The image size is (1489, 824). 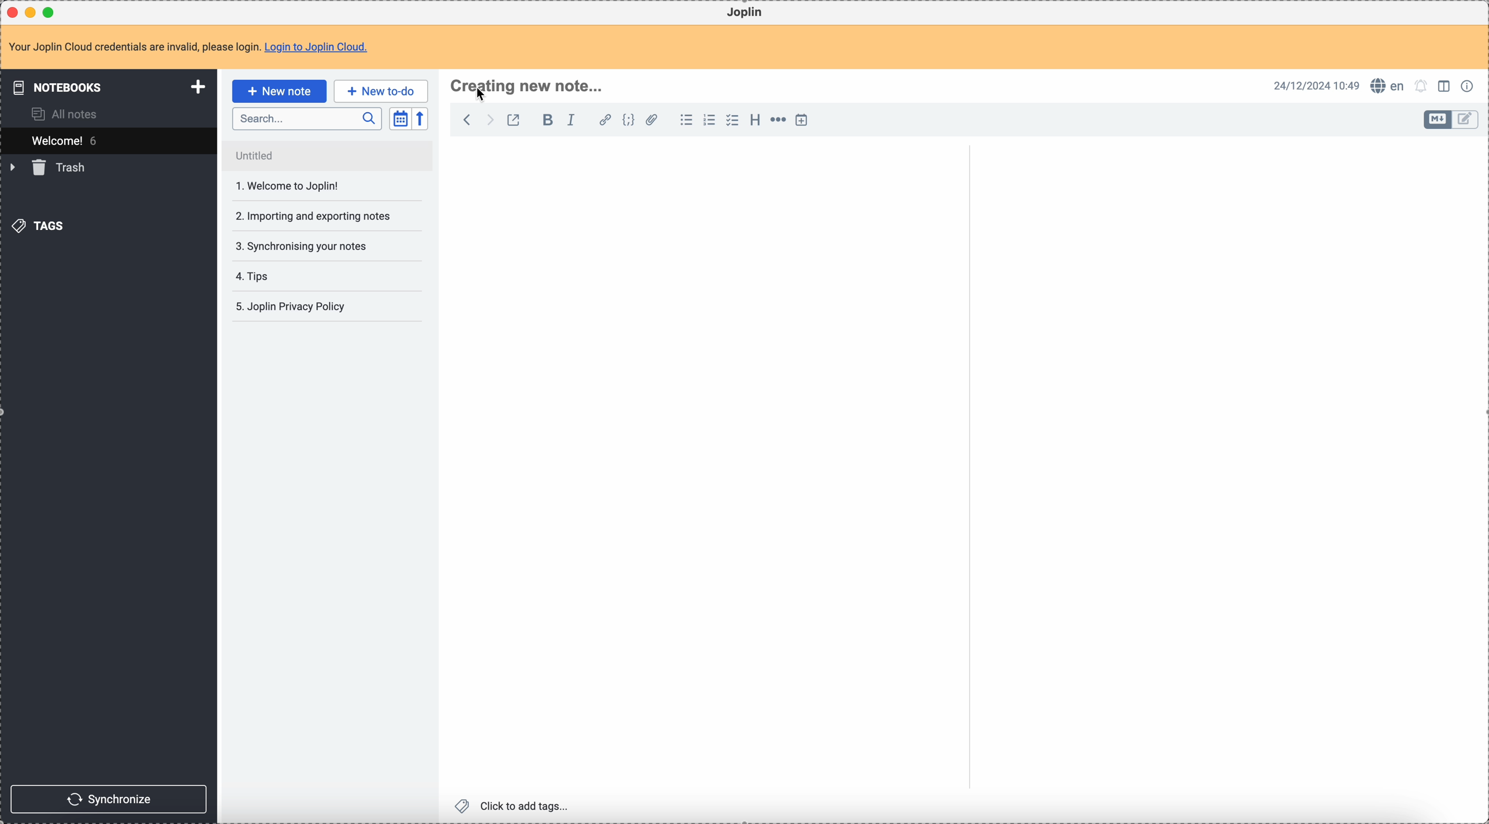 What do you see at coordinates (11, 12) in the screenshot?
I see `close Joplin` at bounding box center [11, 12].